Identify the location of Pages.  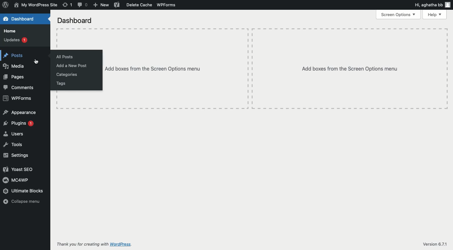
(14, 77).